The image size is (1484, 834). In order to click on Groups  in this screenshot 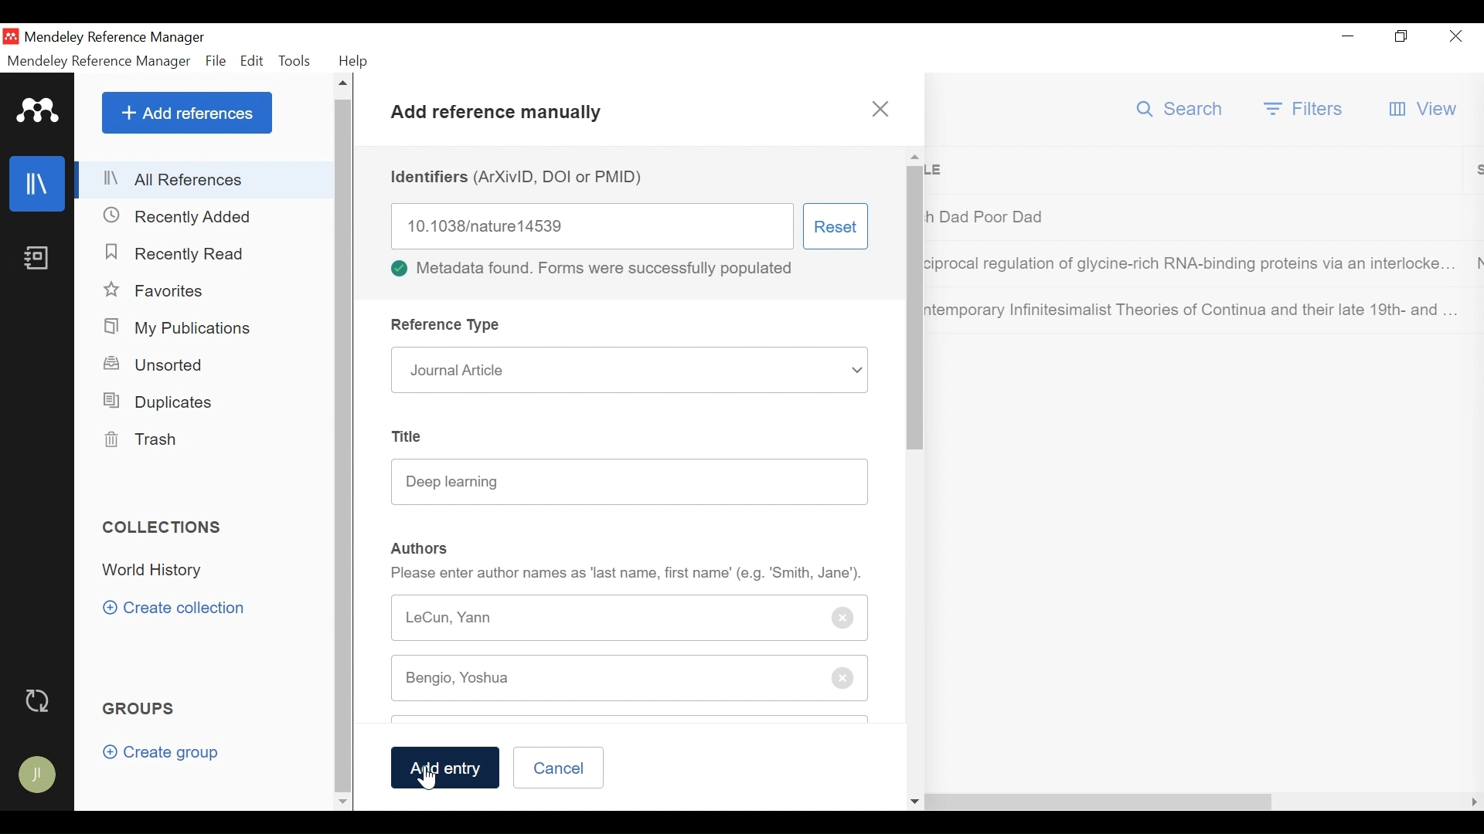, I will do `click(140, 710)`.